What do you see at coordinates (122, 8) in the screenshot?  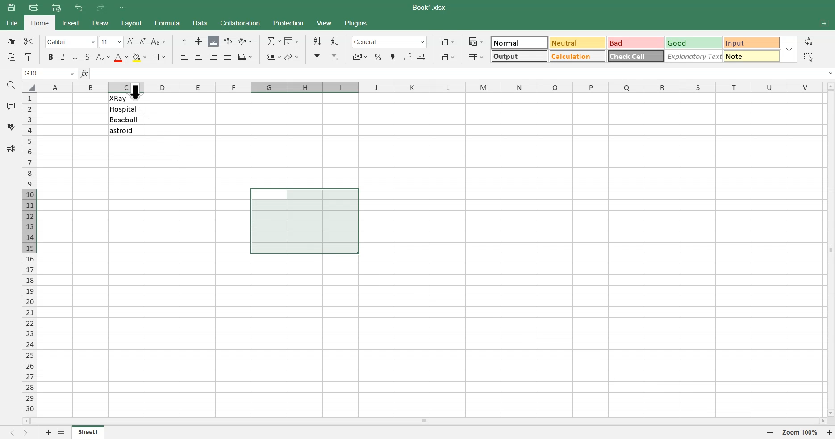 I see `Customize Toolbar` at bounding box center [122, 8].